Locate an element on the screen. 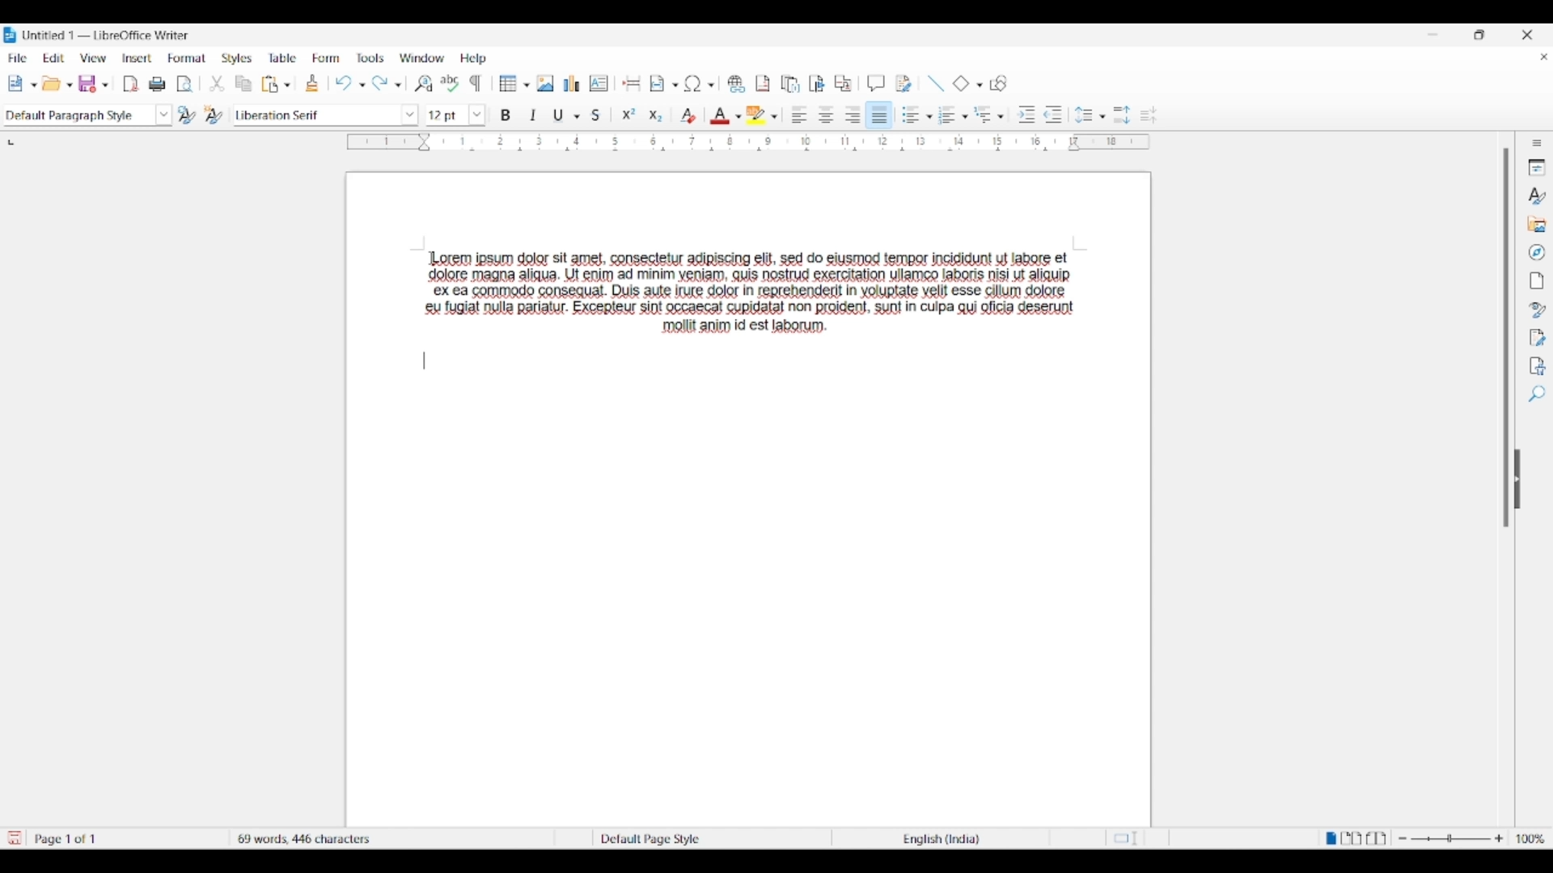  Insert page break is located at coordinates (633, 82).